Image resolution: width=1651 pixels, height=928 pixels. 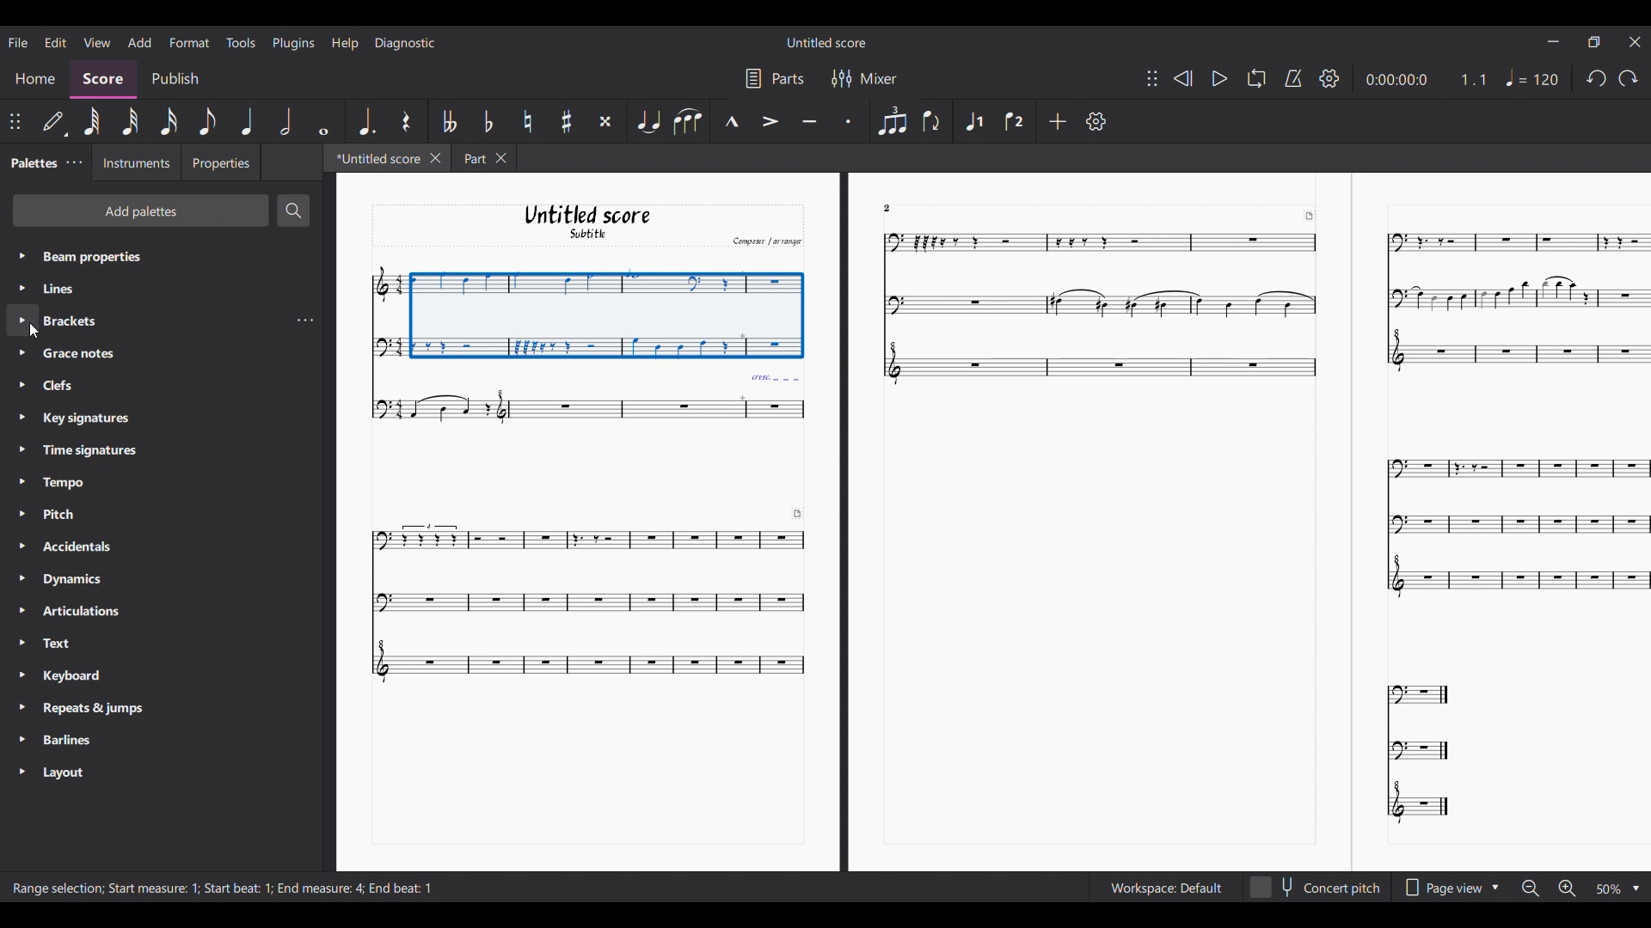 What do you see at coordinates (839, 78) in the screenshot?
I see `Filter` at bounding box center [839, 78].